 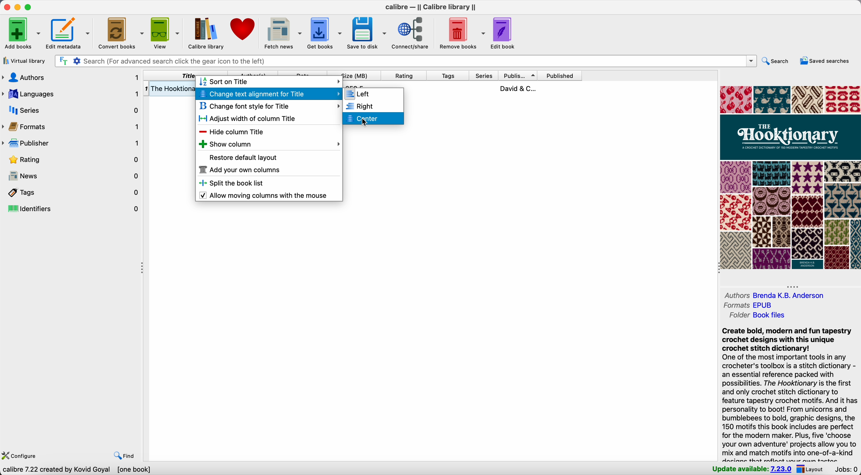 What do you see at coordinates (226, 82) in the screenshot?
I see `sort on title` at bounding box center [226, 82].